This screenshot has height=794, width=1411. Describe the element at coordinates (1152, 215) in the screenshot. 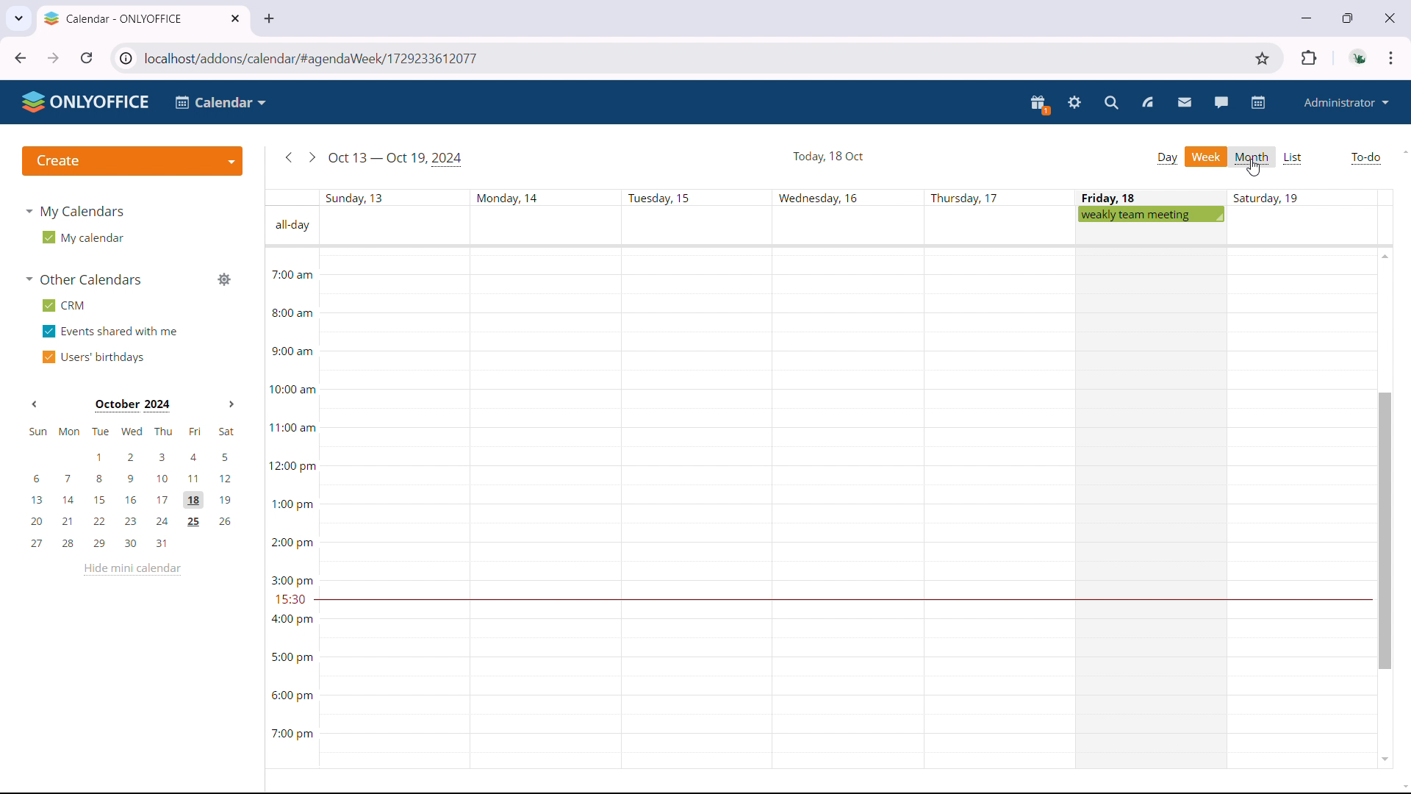

I see `scheduled meeting` at that location.